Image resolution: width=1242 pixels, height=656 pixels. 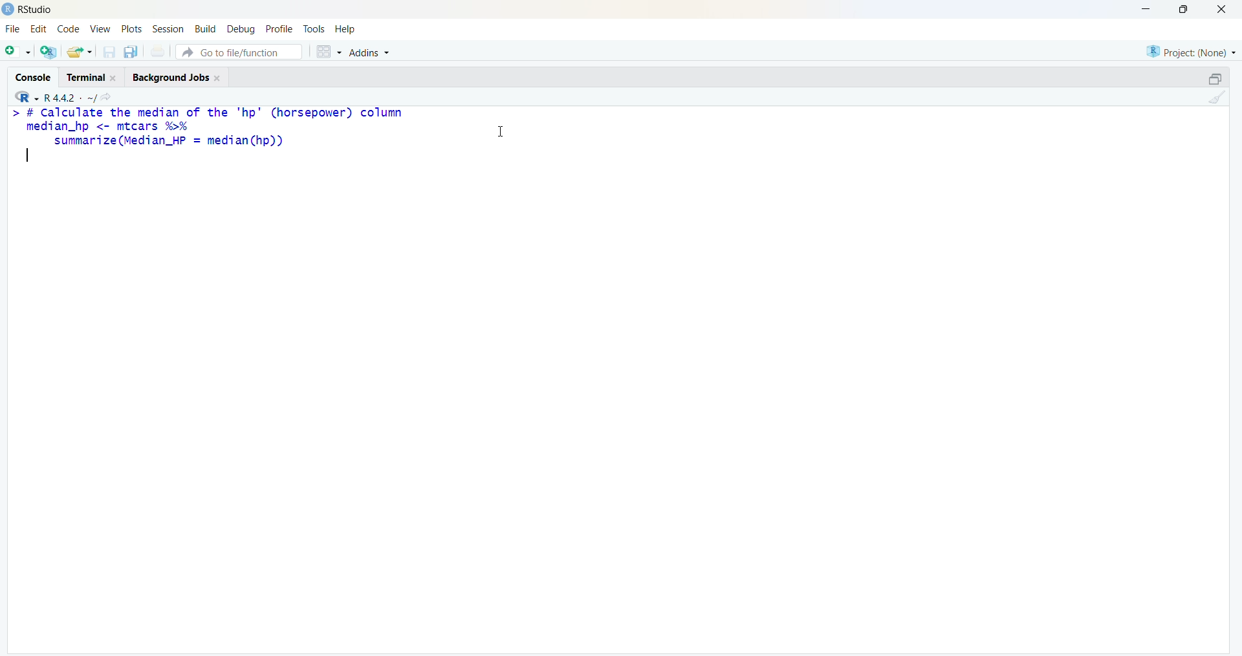 I want to click on save, so click(x=111, y=52).